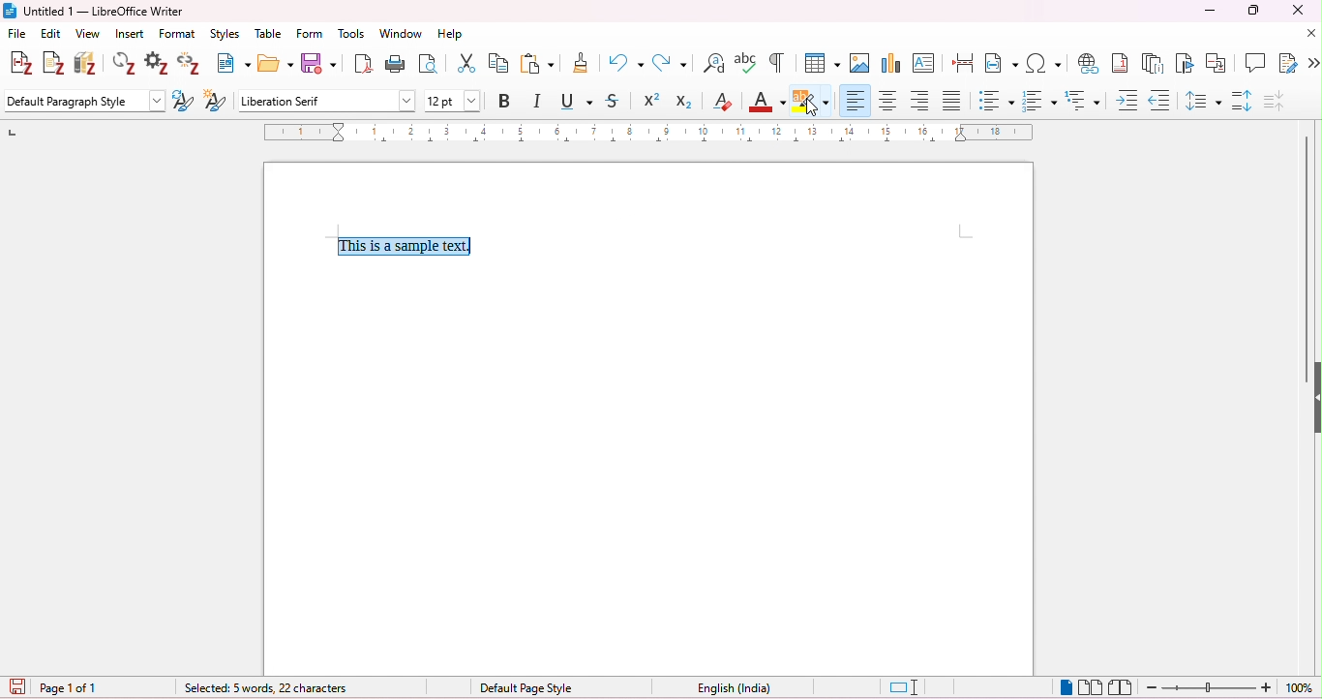  Describe the element at coordinates (1122, 63) in the screenshot. I see `insert foot nore` at that location.